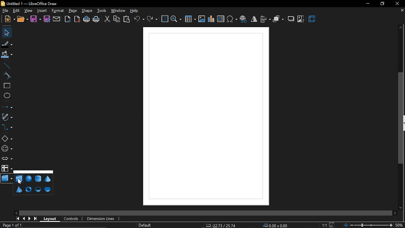 The width and height of the screenshot is (405, 228). I want to click on curves and polygons, so click(7, 117).